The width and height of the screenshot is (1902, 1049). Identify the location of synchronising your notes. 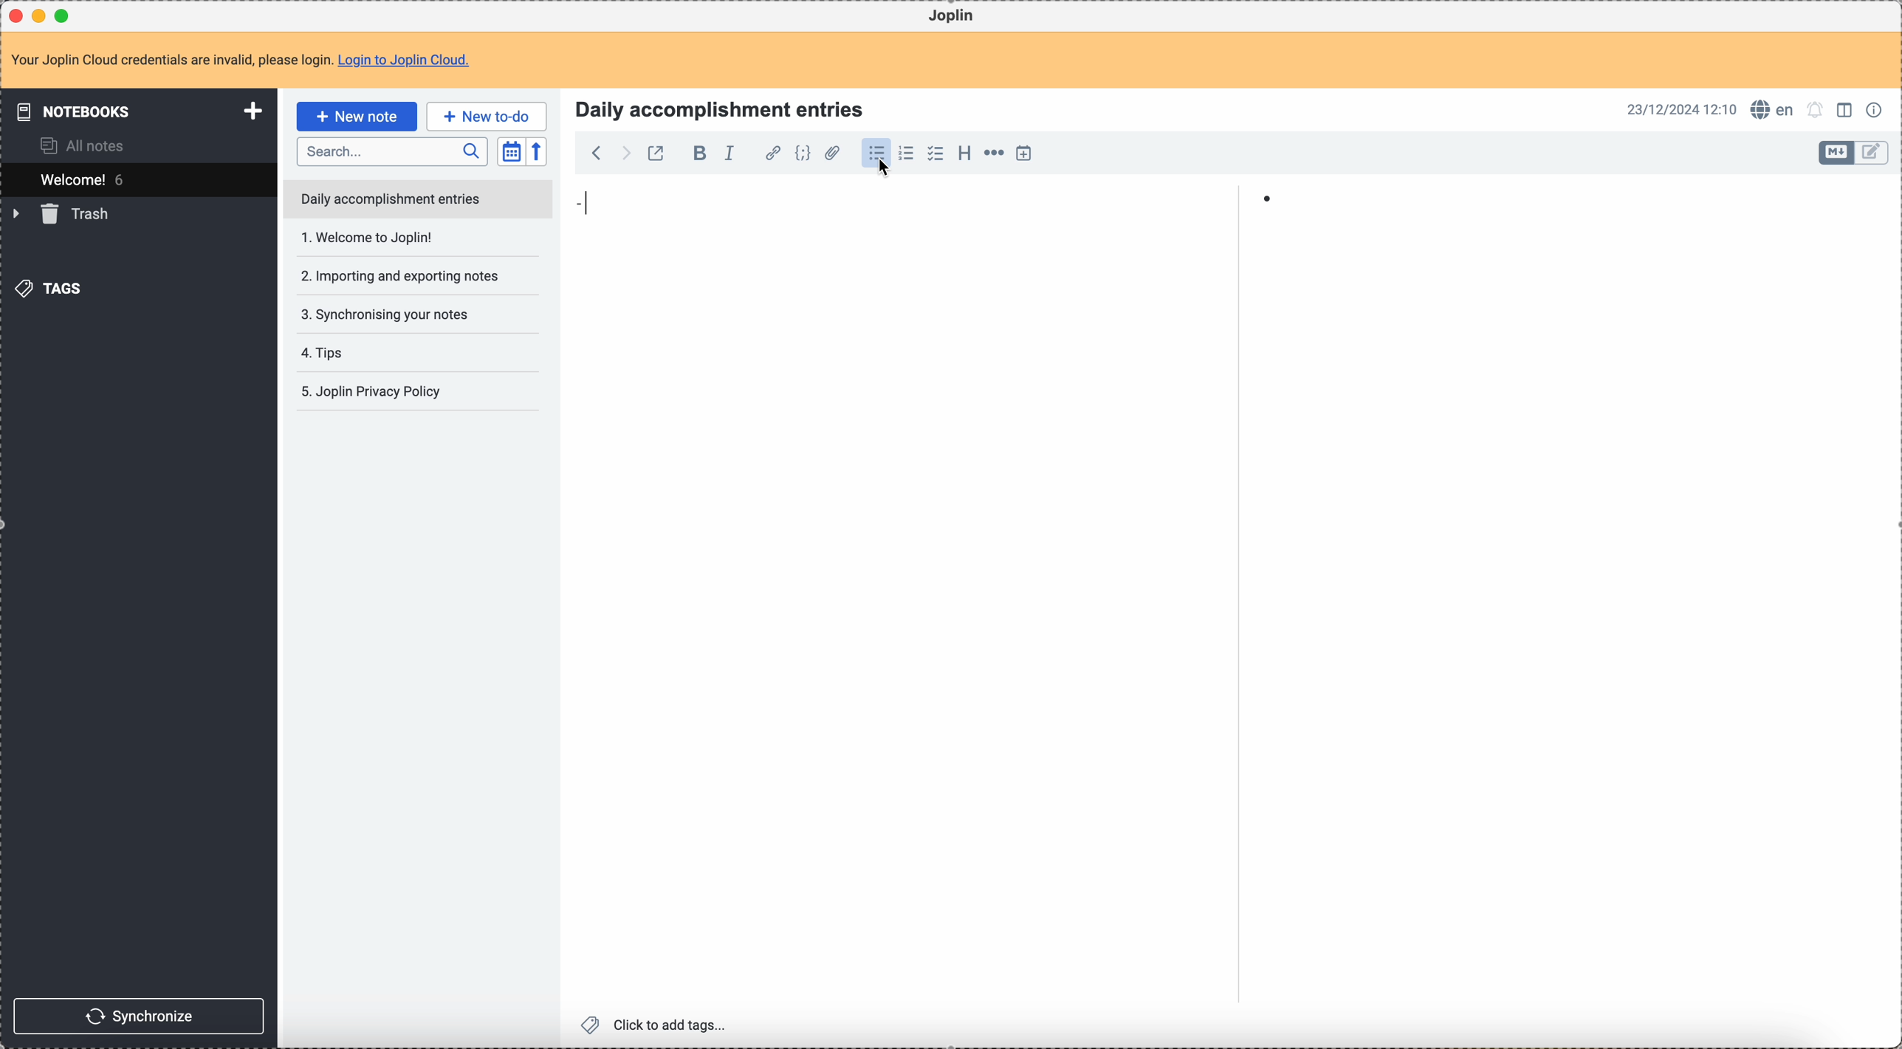
(392, 276).